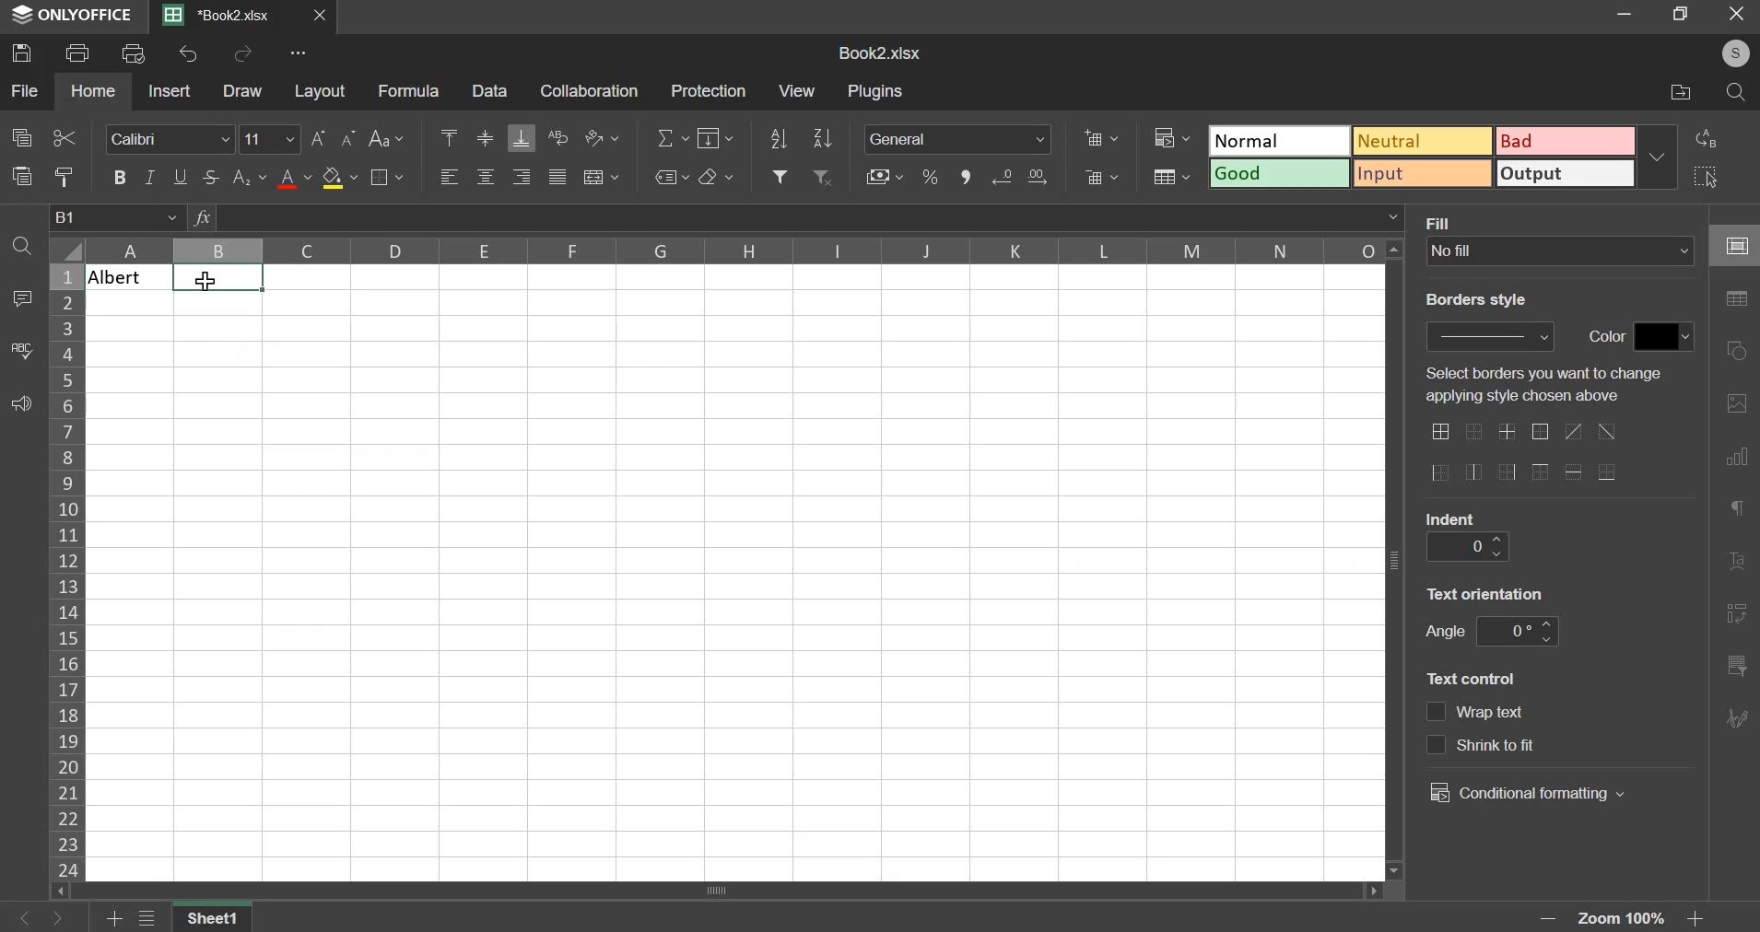 The width and height of the screenshot is (1760, 932). I want to click on fill, so click(714, 138).